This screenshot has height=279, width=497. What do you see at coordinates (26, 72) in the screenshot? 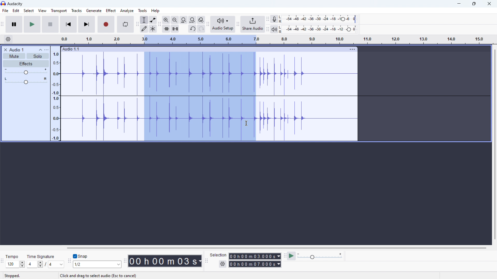
I see `volume` at bounding box center [26, 72].